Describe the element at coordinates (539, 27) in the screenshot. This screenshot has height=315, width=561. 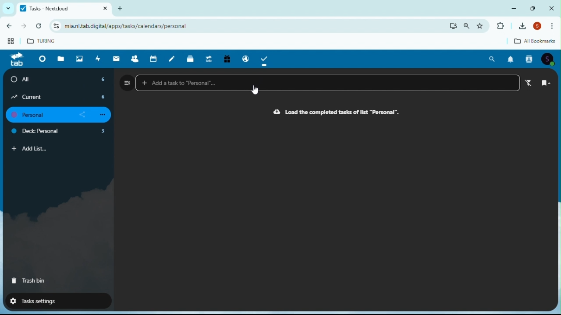
I see `Account icon` at that location.